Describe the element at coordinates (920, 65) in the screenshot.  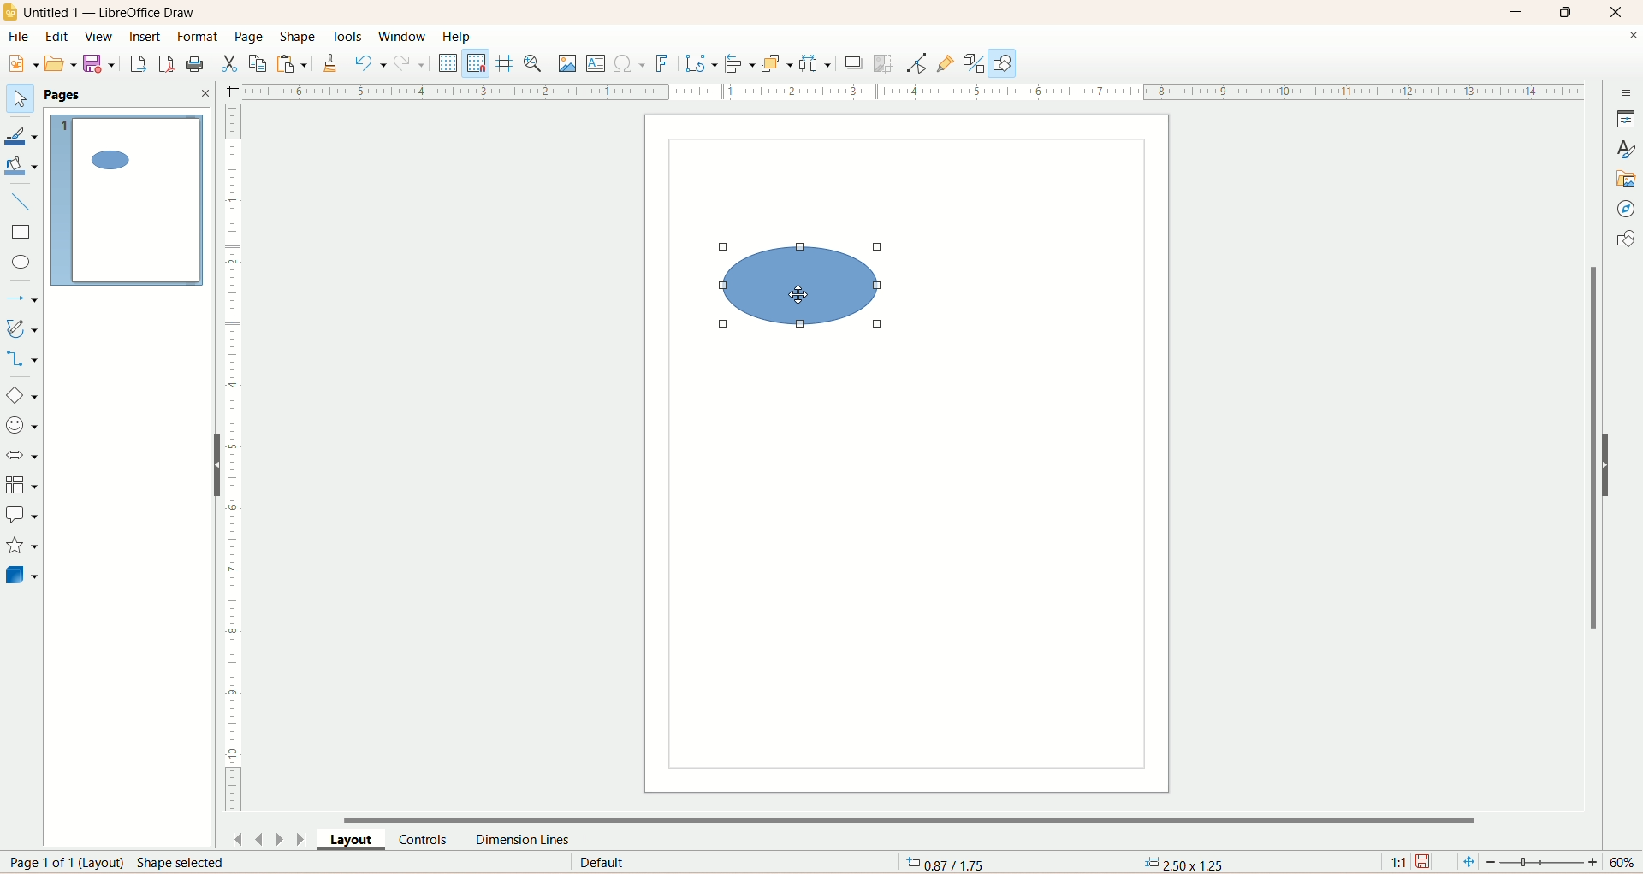
I see `point edit mode` at that location.